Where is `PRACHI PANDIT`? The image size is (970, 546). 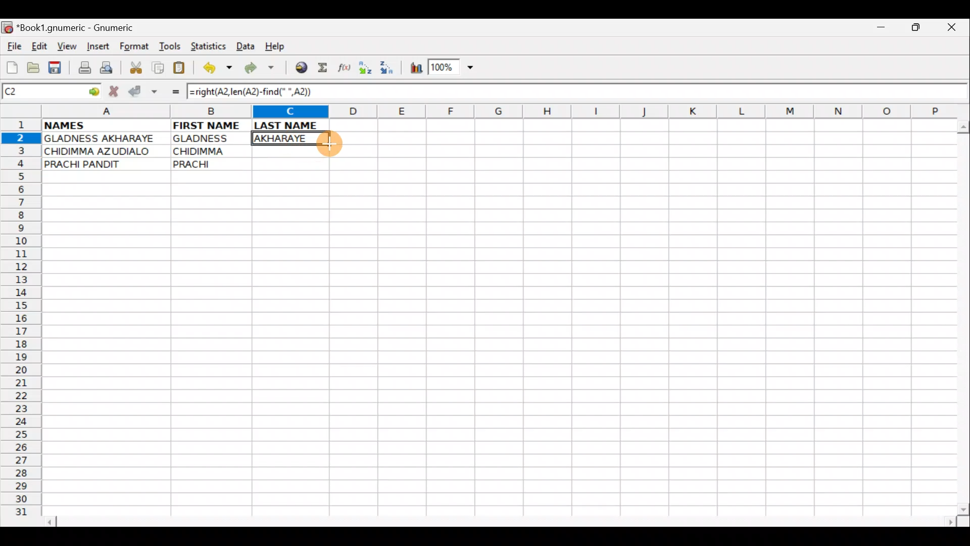
PRACHI PANDIT is located at coordinates (100, 164).